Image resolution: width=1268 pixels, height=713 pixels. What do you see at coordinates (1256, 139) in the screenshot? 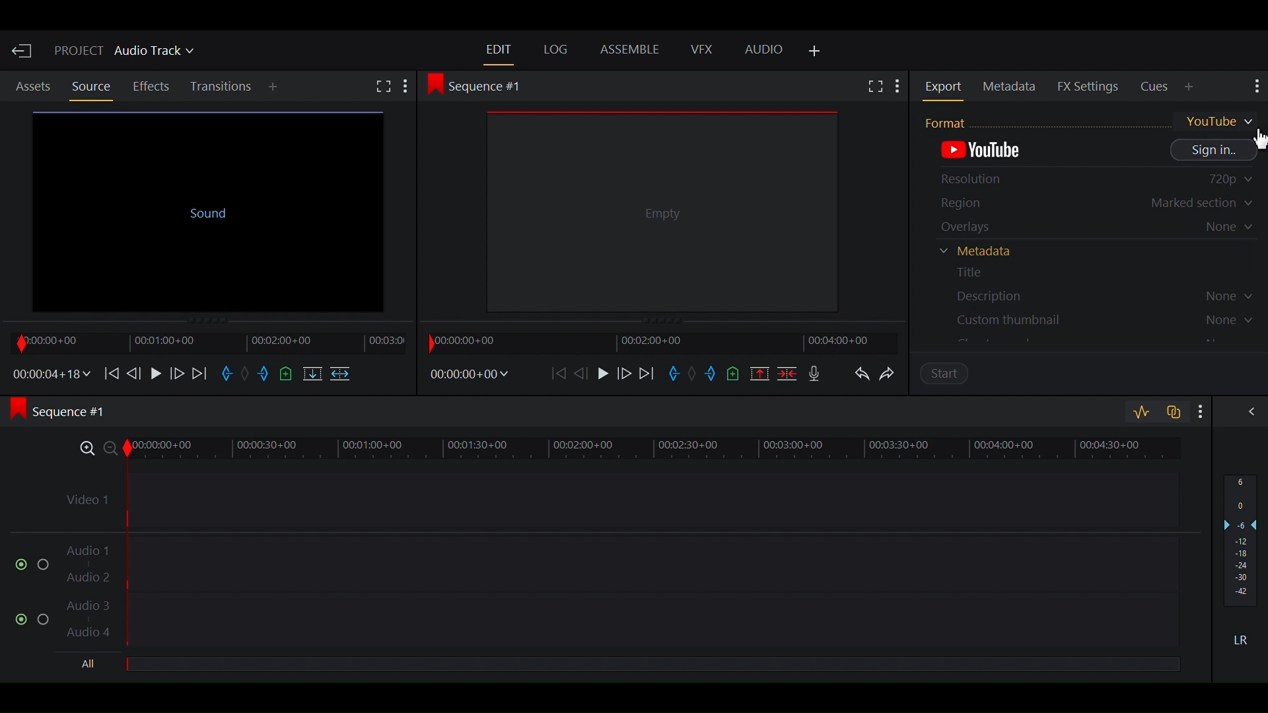
I see `` at bounding box center [1256, 139].